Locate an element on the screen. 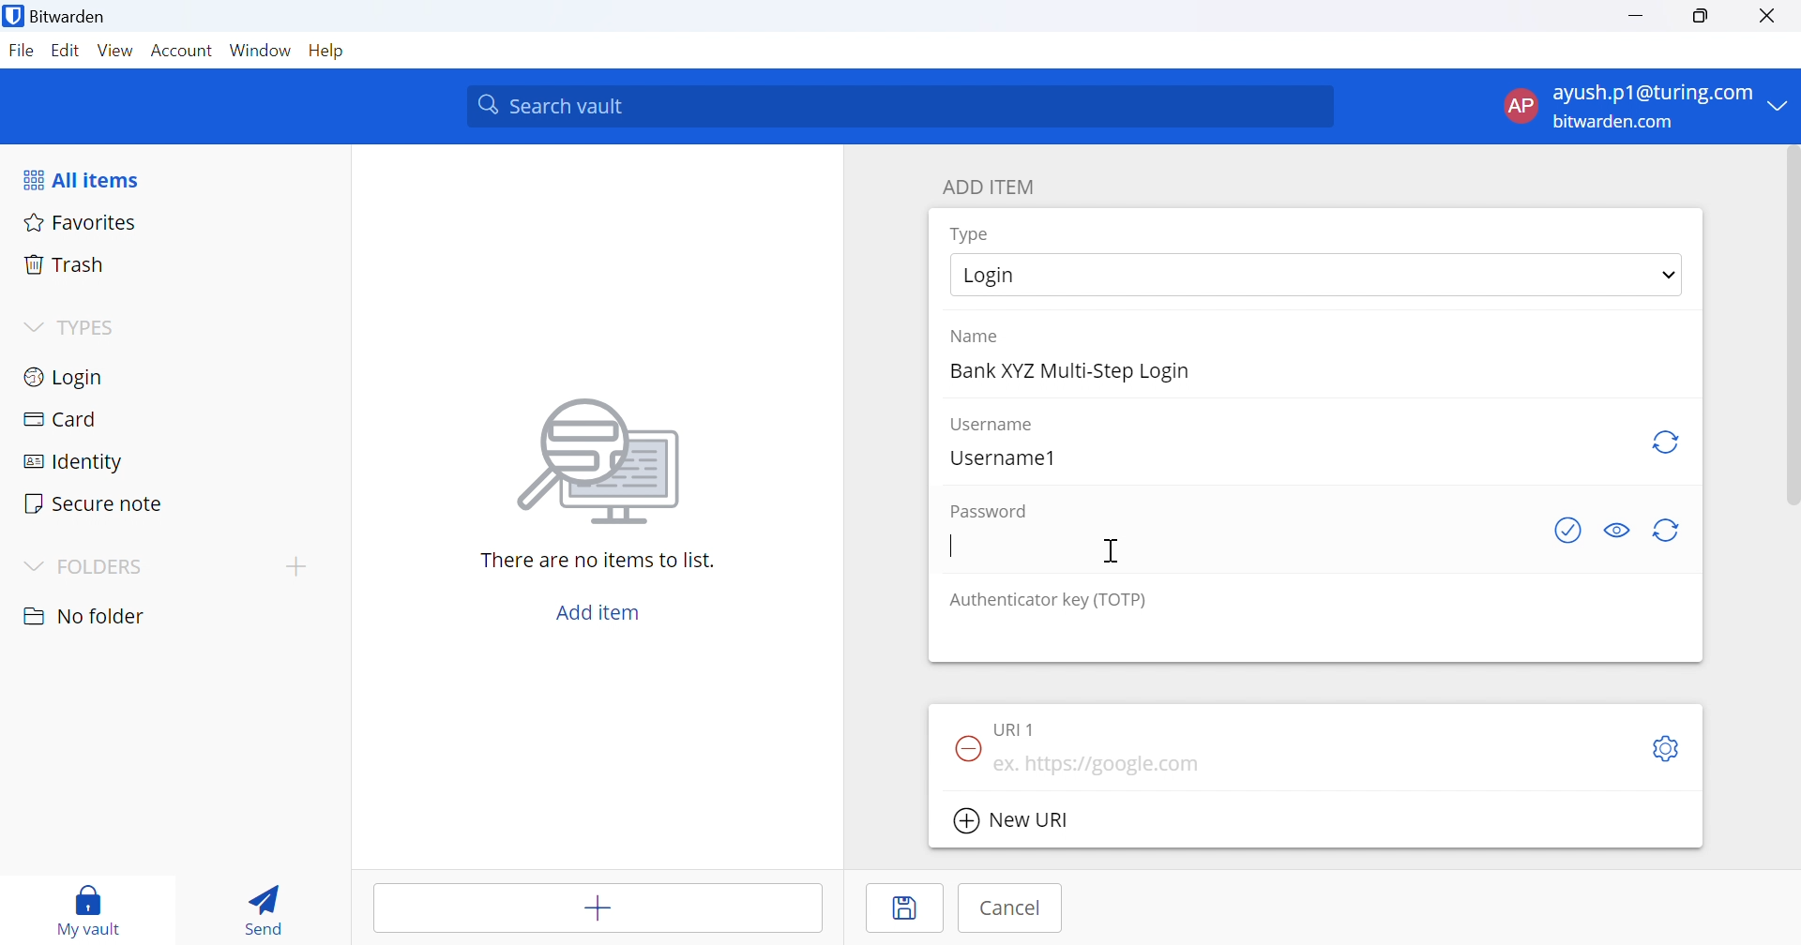 The image size is (1801, 945). Drop Down is located at coordinates (1783, 107).